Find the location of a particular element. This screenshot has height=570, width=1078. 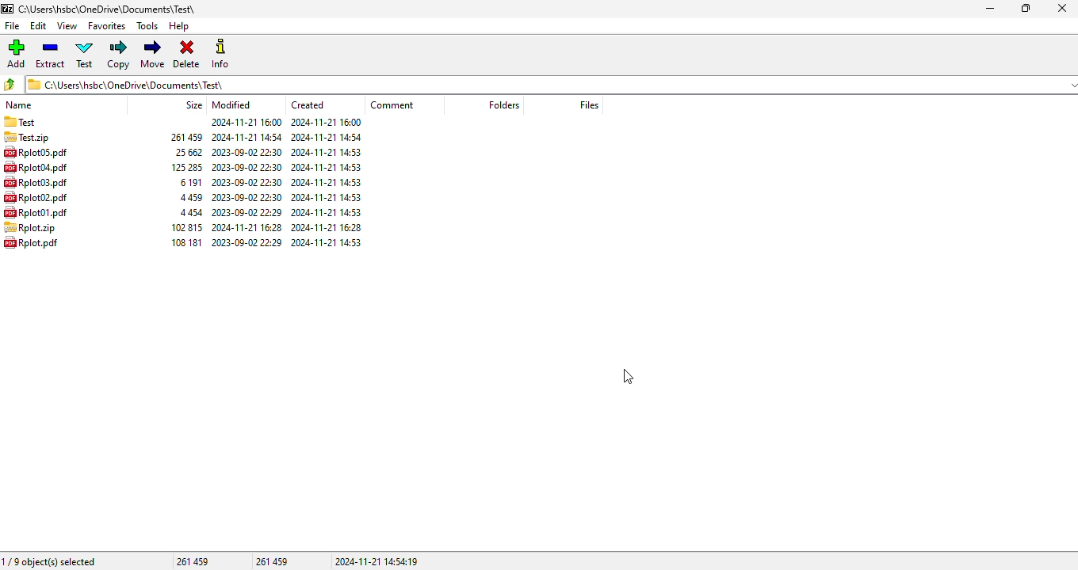

maximize is located at coordinates (1024, 8).